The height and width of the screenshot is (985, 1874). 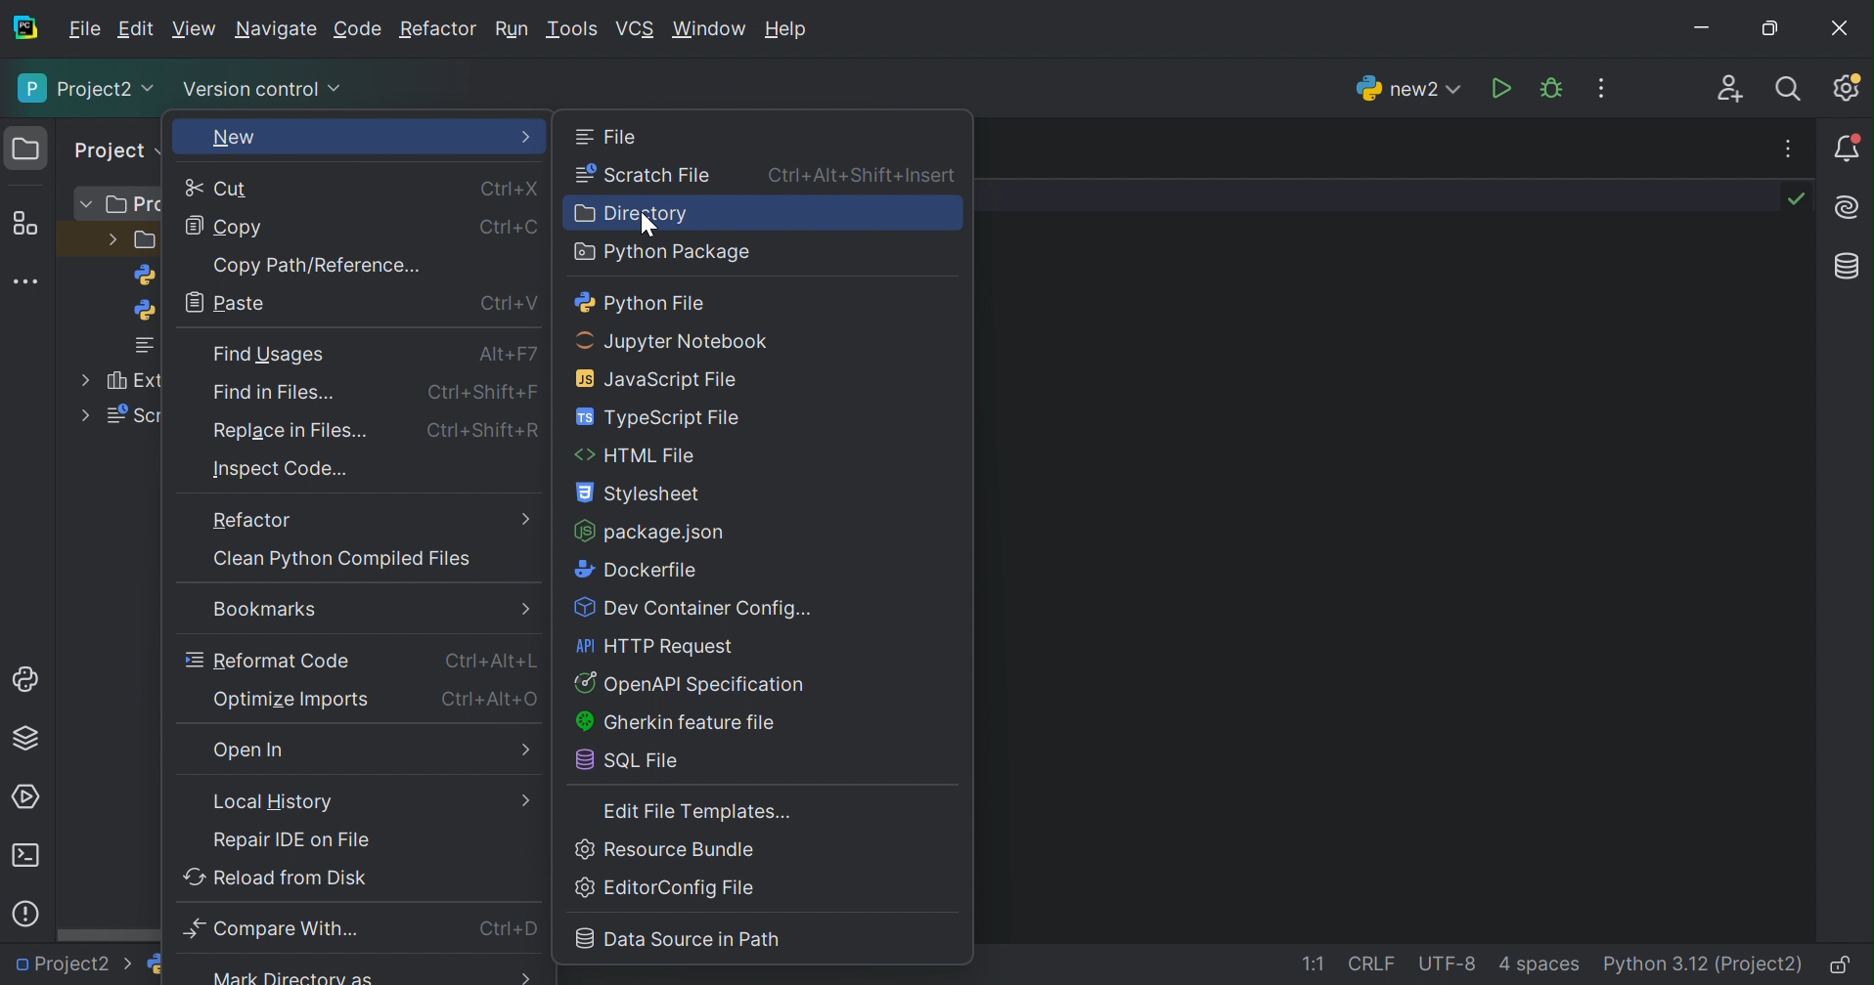 I want to click on Ext, so click(x=136, y=381).